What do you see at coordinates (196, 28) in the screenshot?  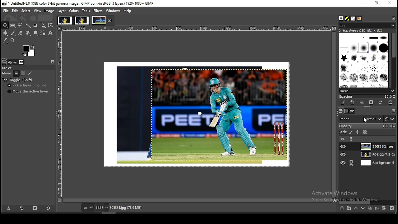 I see `horizontal scale` at bounding box center [196, 28].